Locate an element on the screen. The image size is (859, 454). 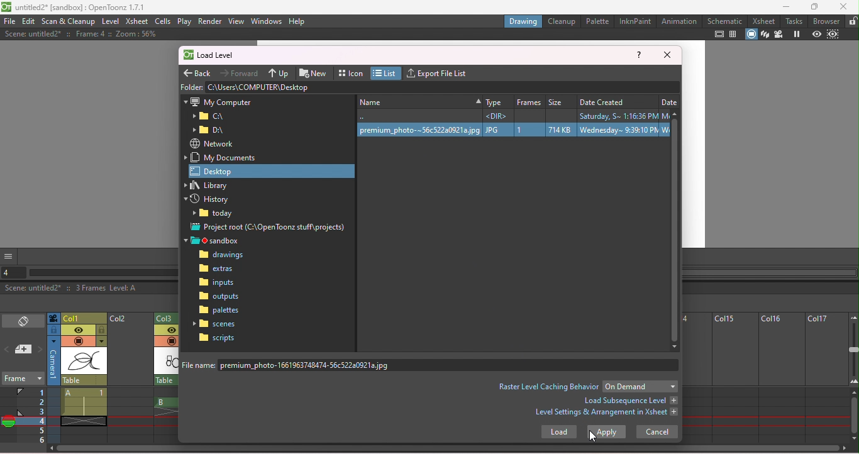
Freeze is located at coordinates (796, 35).